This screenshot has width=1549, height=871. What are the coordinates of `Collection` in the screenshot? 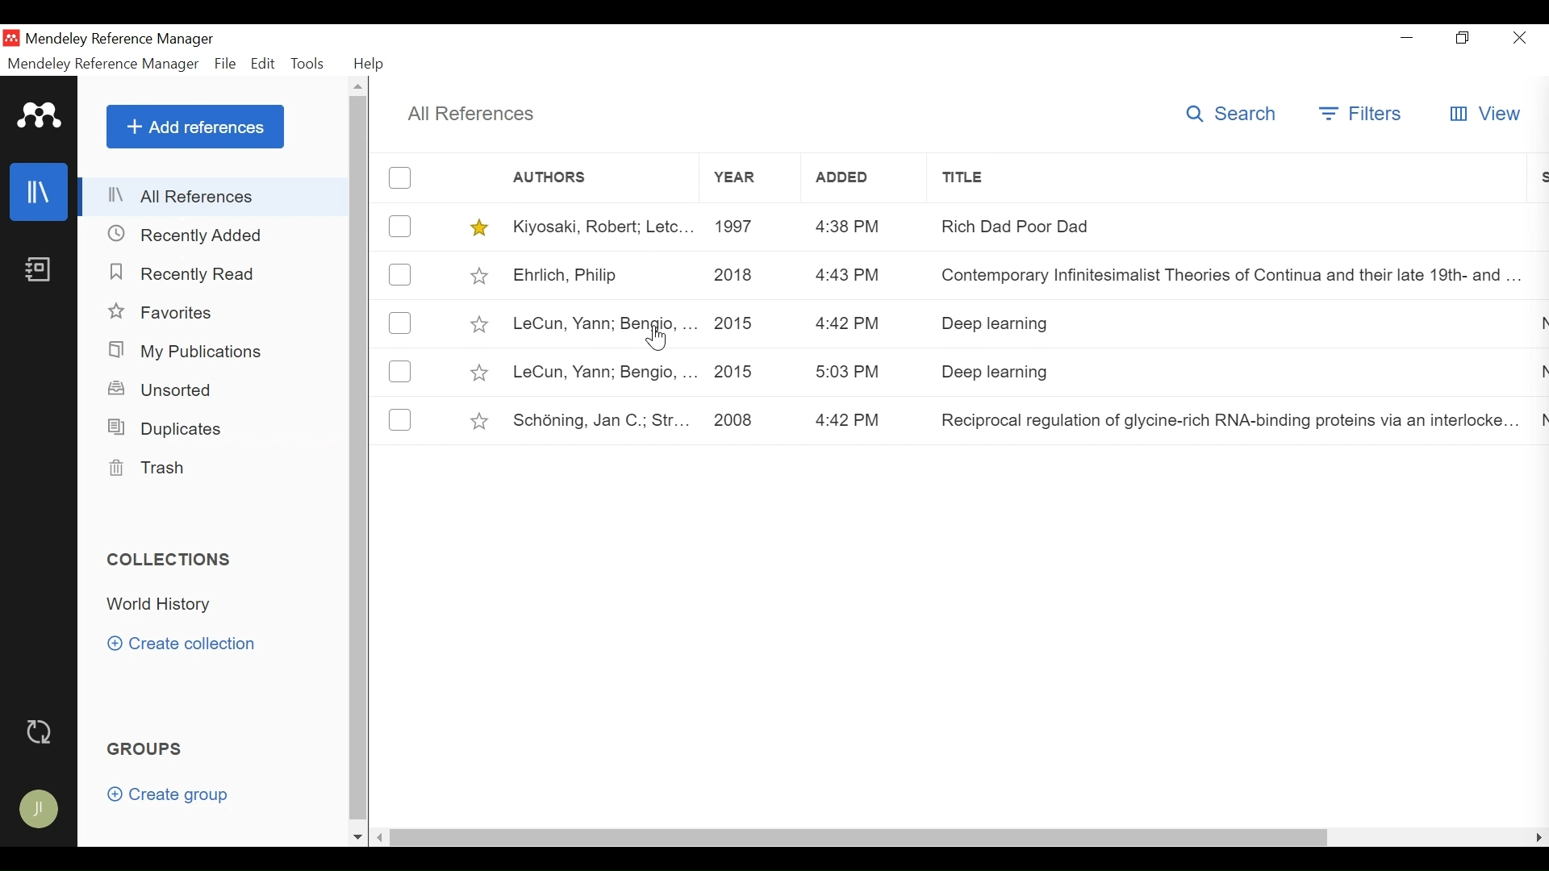 It's located at (164, 605).